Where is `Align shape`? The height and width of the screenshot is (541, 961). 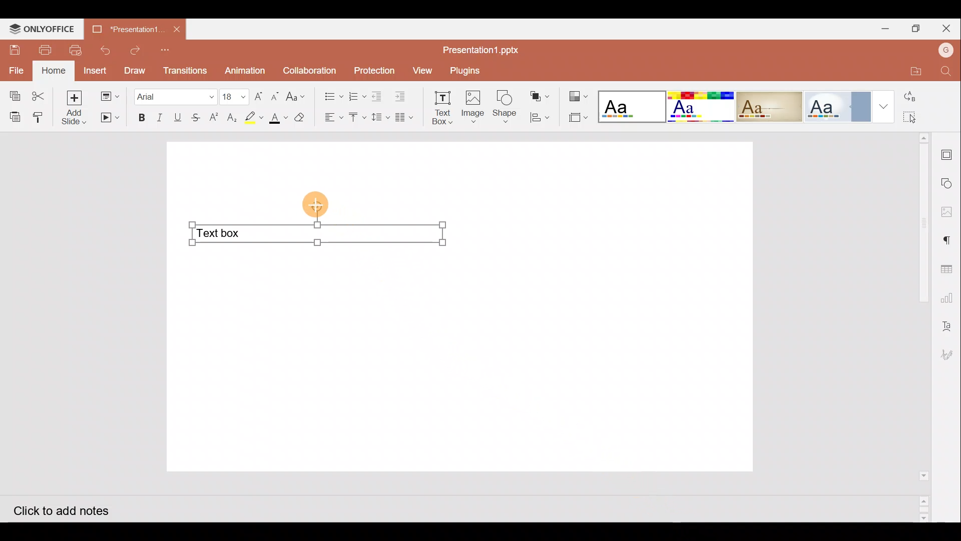
Align shape is located at coordinates (540, 116).